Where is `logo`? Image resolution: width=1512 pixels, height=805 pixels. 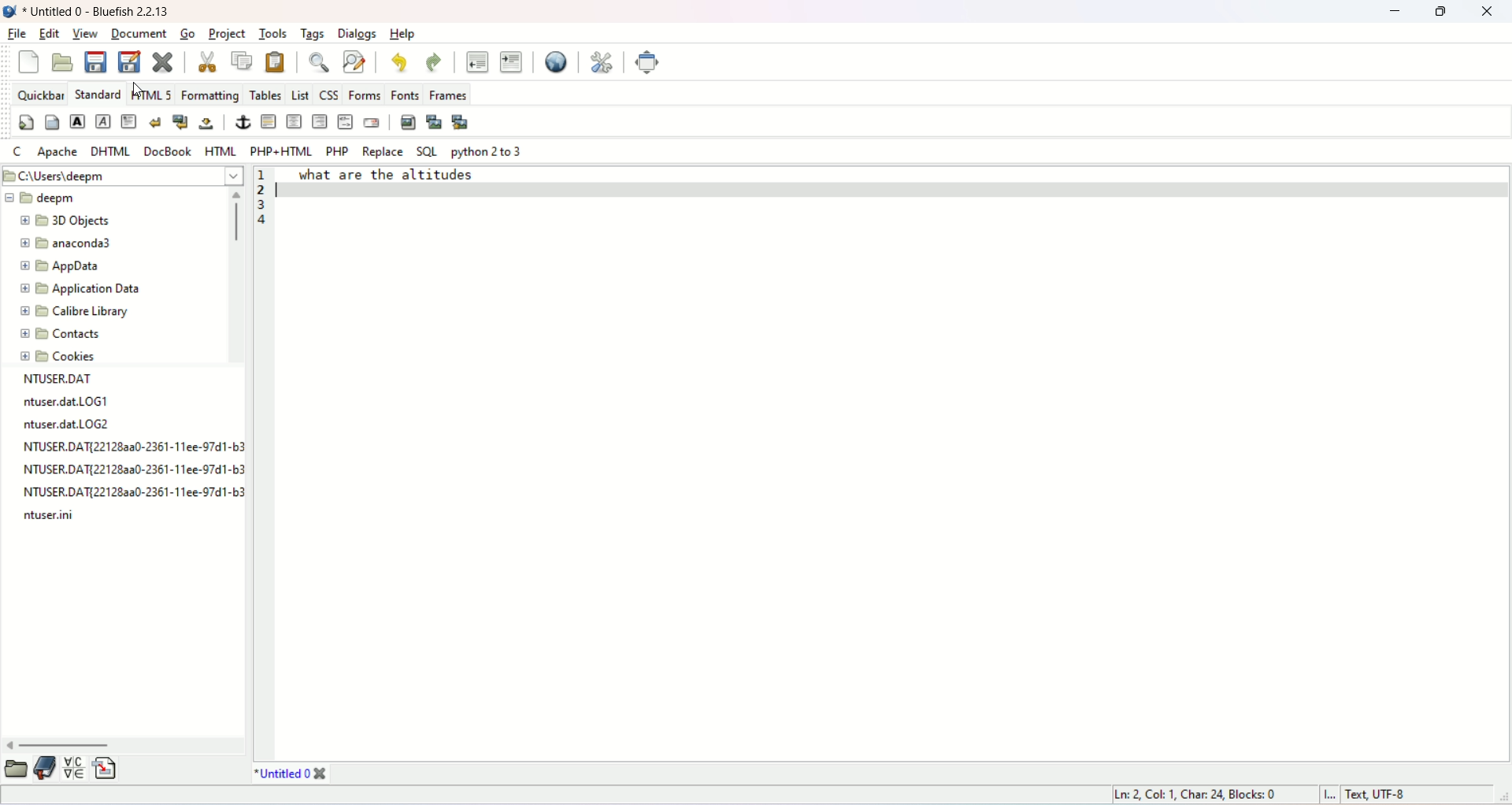 logo is located at coordinates (9, 11).